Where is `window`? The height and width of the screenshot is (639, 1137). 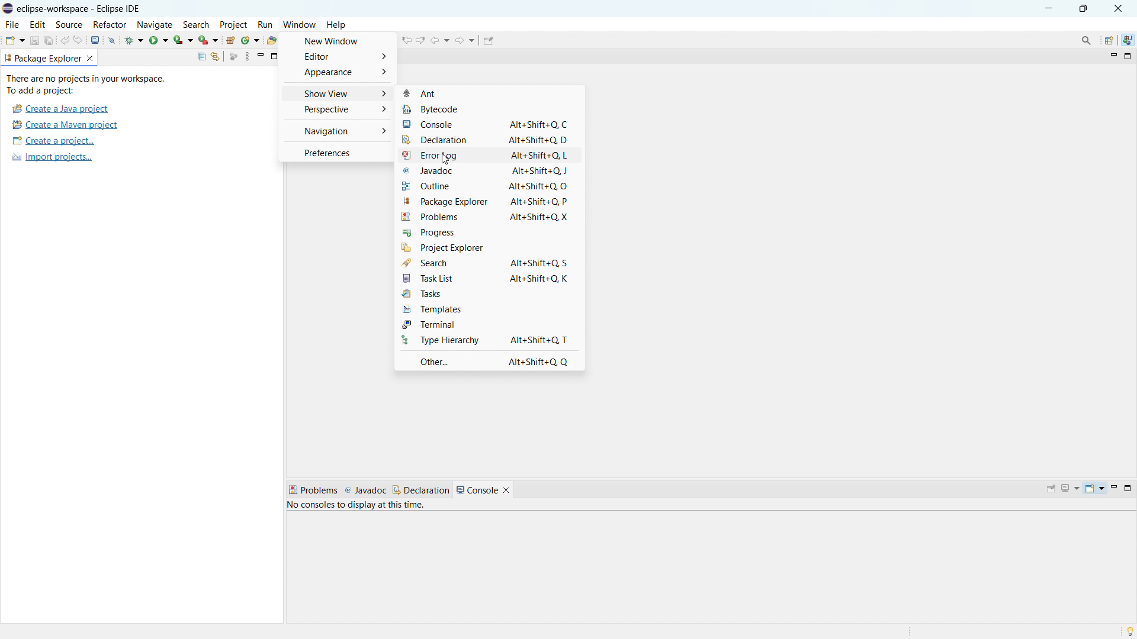 window is located at coordinates (298, 24).